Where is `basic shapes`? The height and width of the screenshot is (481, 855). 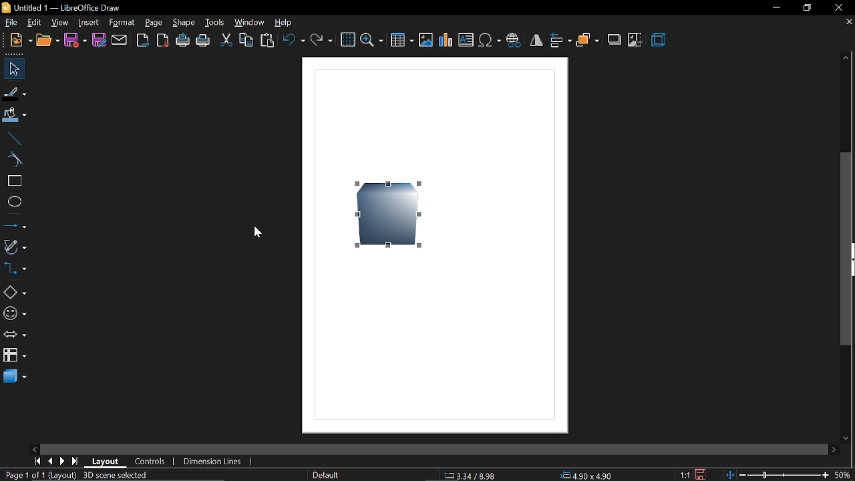 basic shapes is located at coordinates (15, 291).